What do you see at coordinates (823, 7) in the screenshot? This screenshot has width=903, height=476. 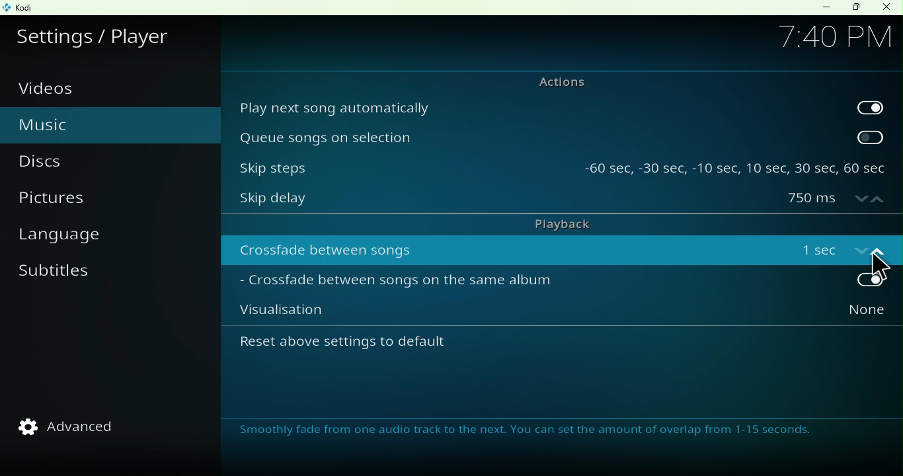 I see `Minimize` at bounding box center [823, 7].